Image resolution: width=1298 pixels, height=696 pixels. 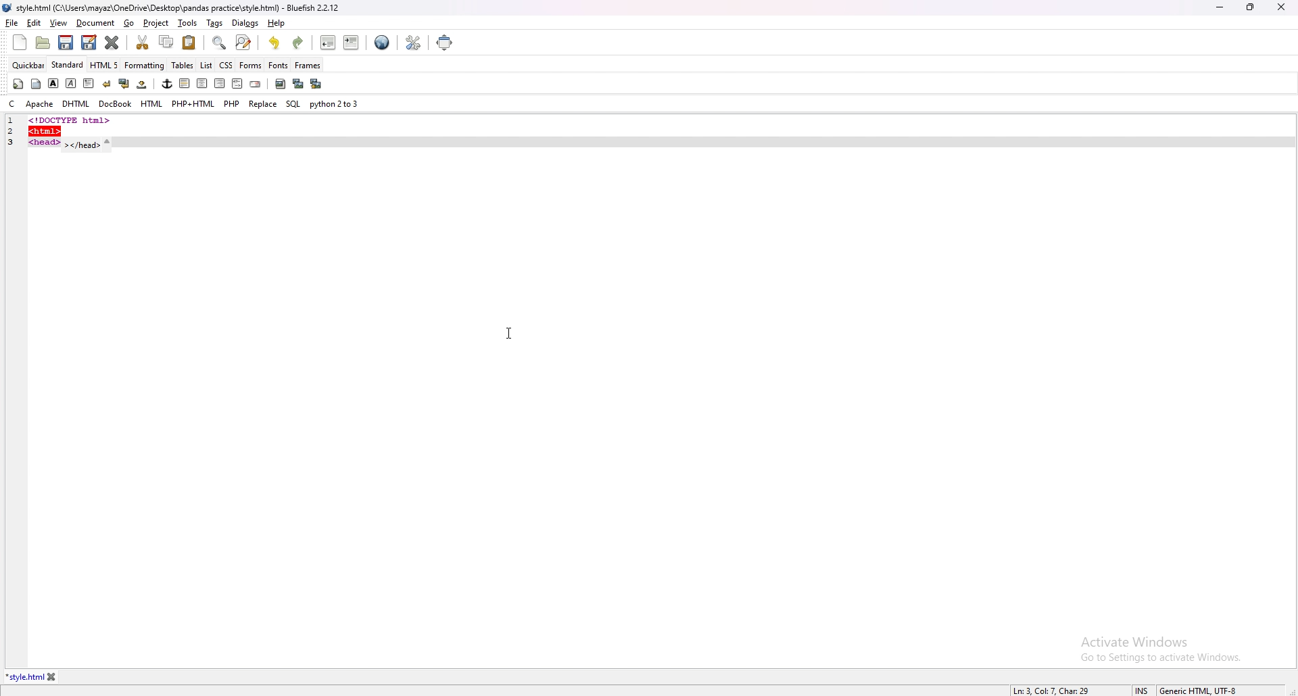 What do you see at coordinates (40, 104) in the screenshot?
I see `apache` at bounding box center [40, 104].